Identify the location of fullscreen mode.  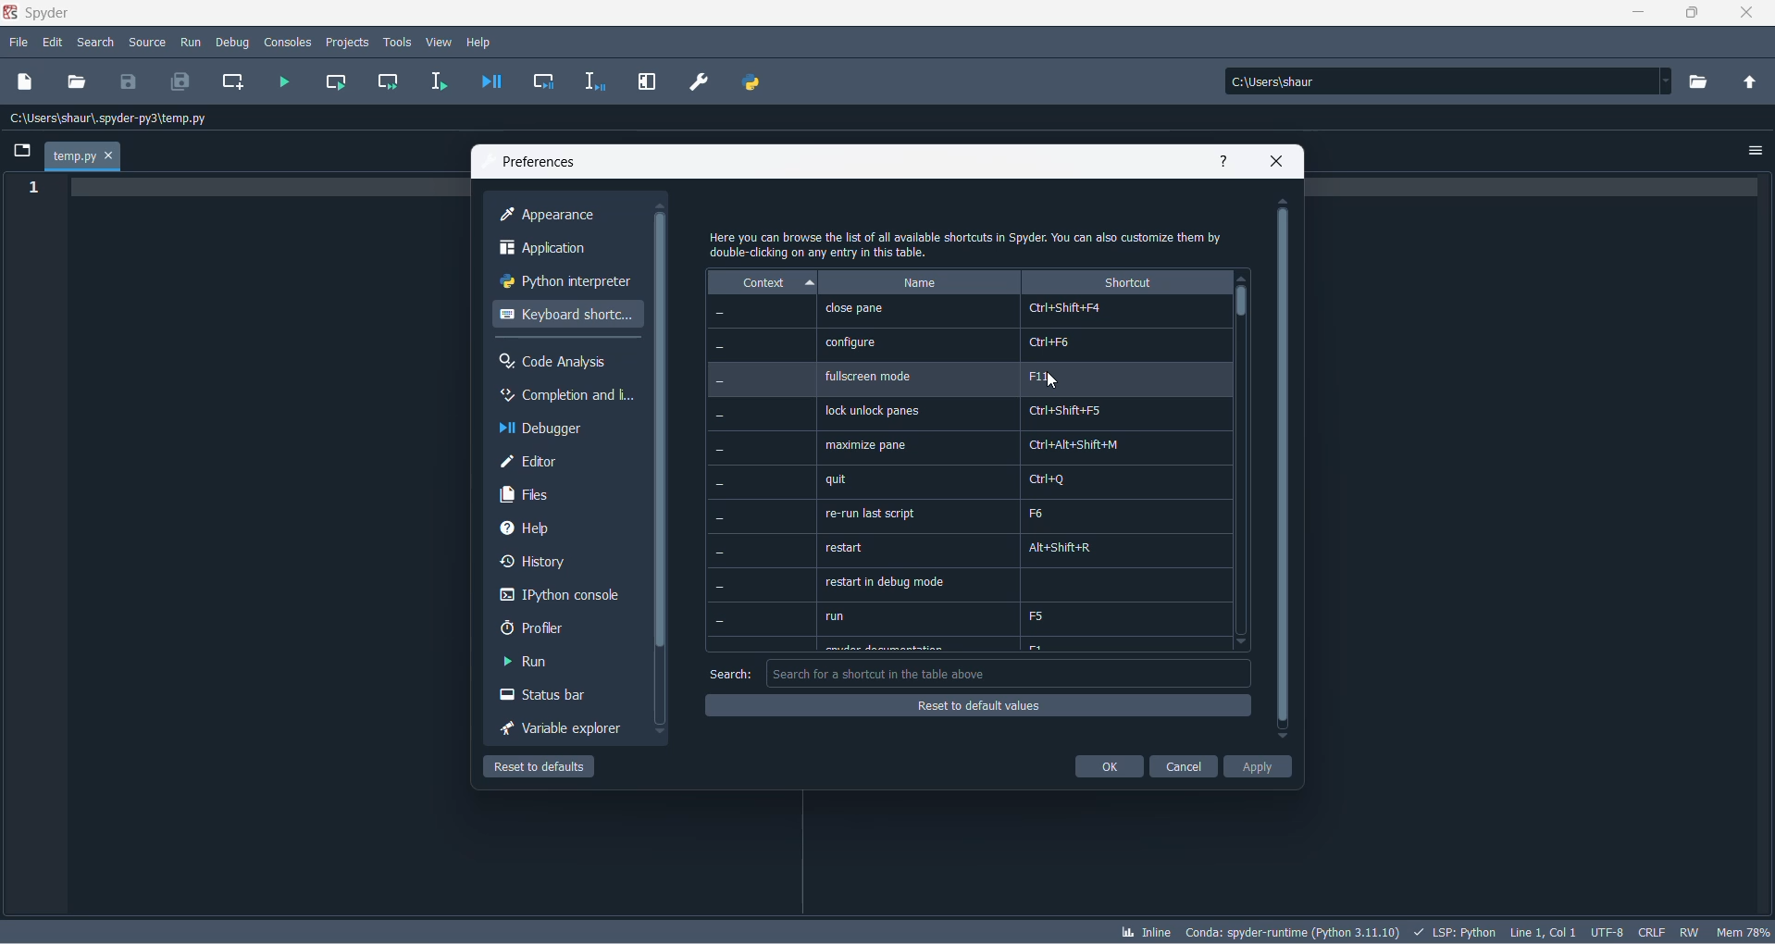
(869, 377).